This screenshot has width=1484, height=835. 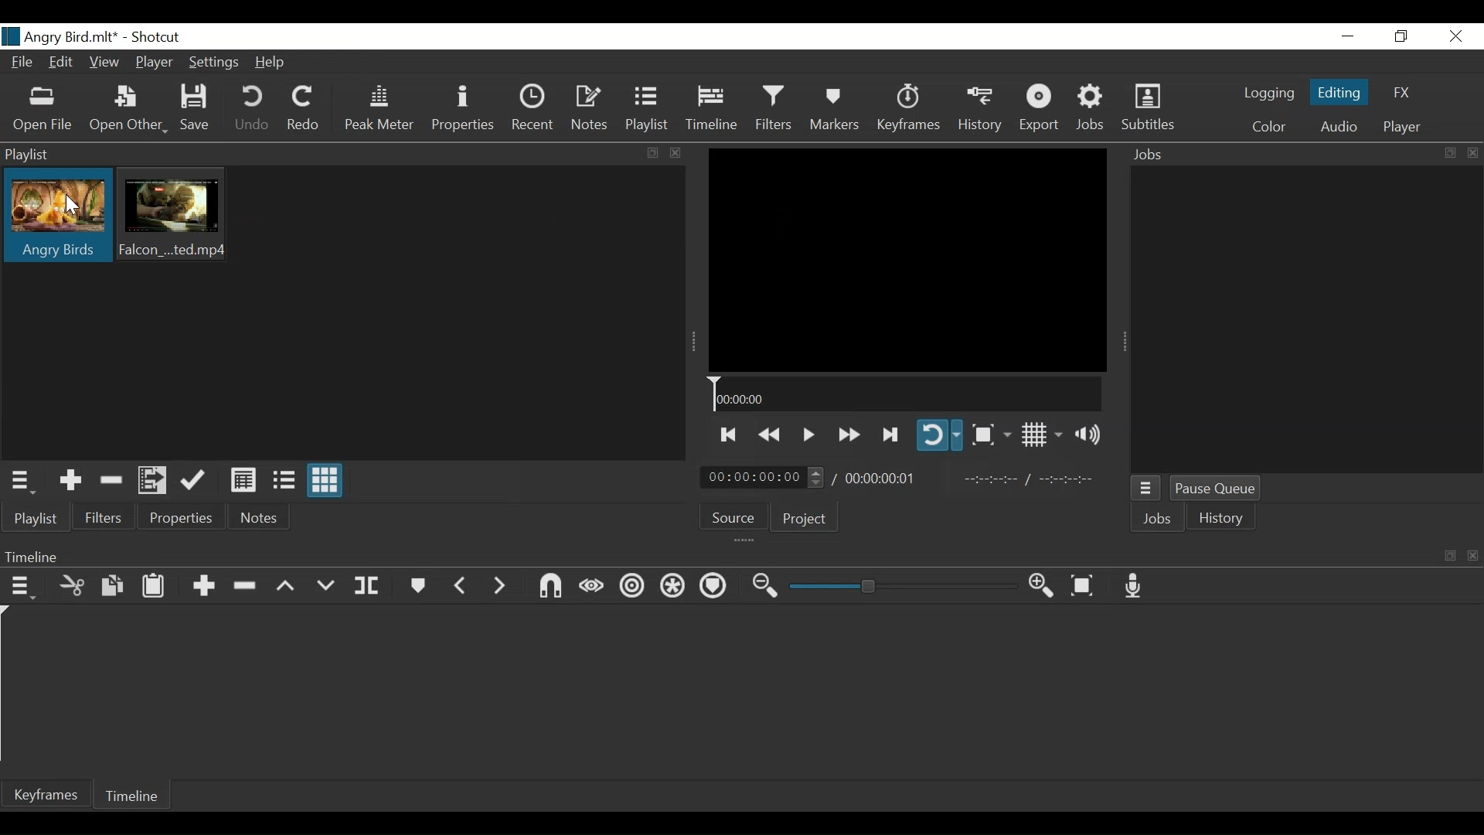 What do you see at coordinates (889, 433) in the screenshot?
I see `Skip to the next point` at bounding box center [889, 433].